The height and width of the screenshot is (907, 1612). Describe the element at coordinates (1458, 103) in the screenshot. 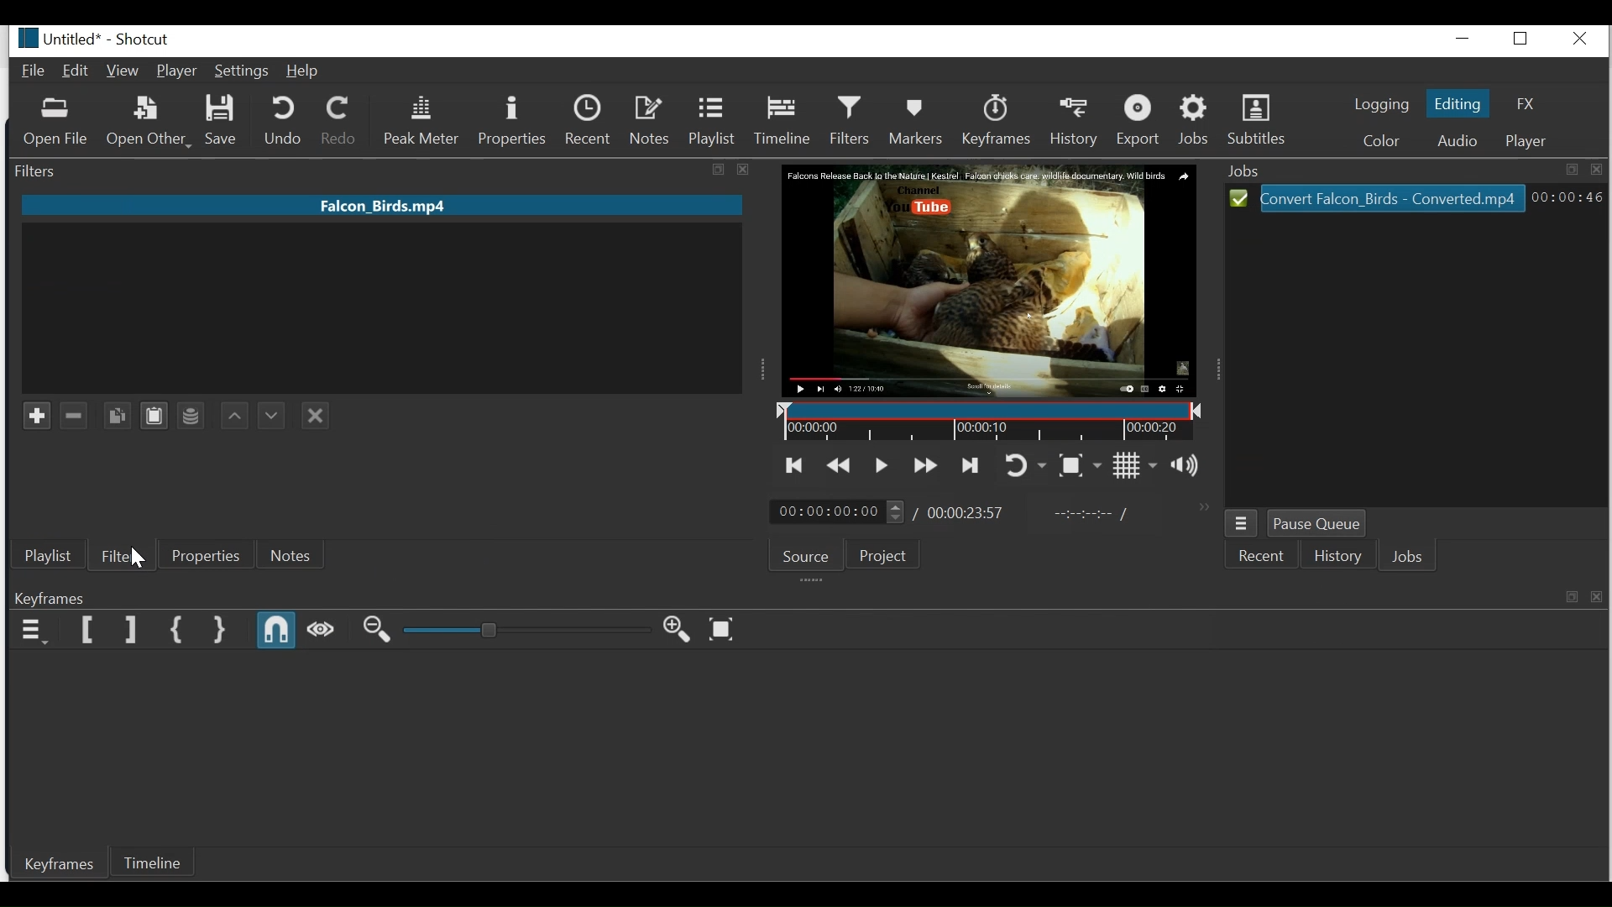

I see `Editing` at that location.